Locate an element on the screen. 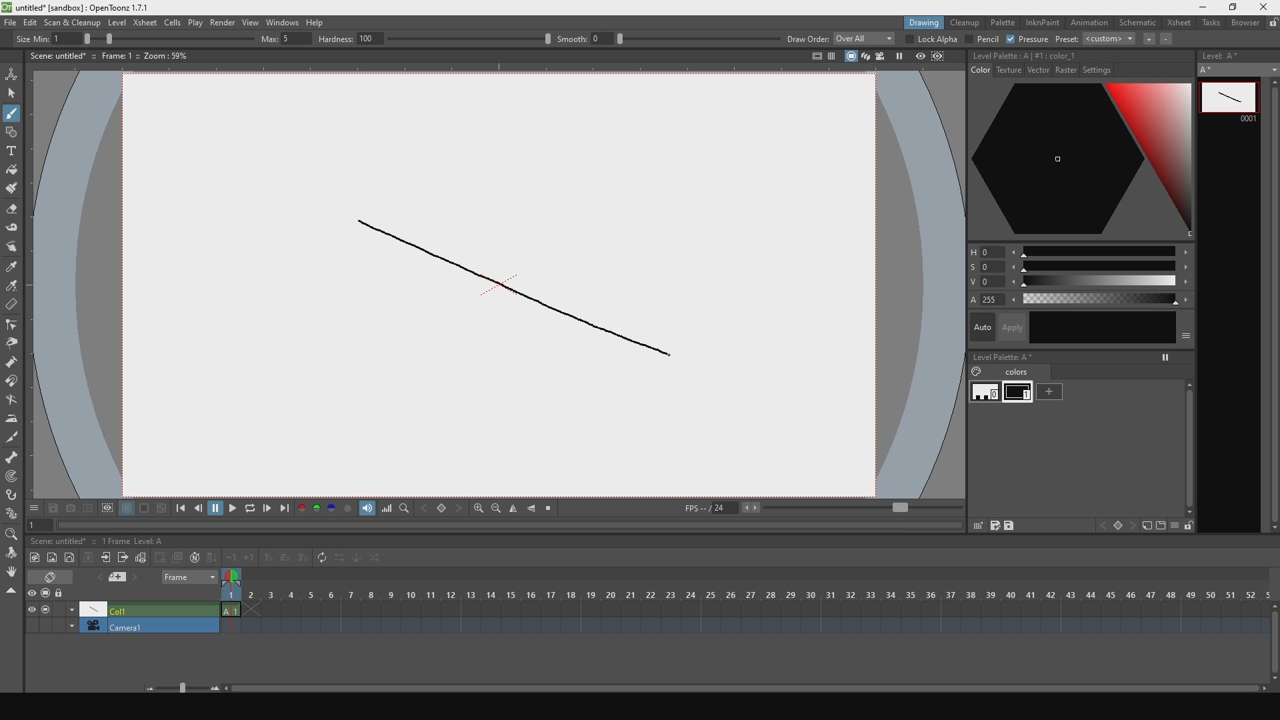  pencil is located at coordinates (981, 39).